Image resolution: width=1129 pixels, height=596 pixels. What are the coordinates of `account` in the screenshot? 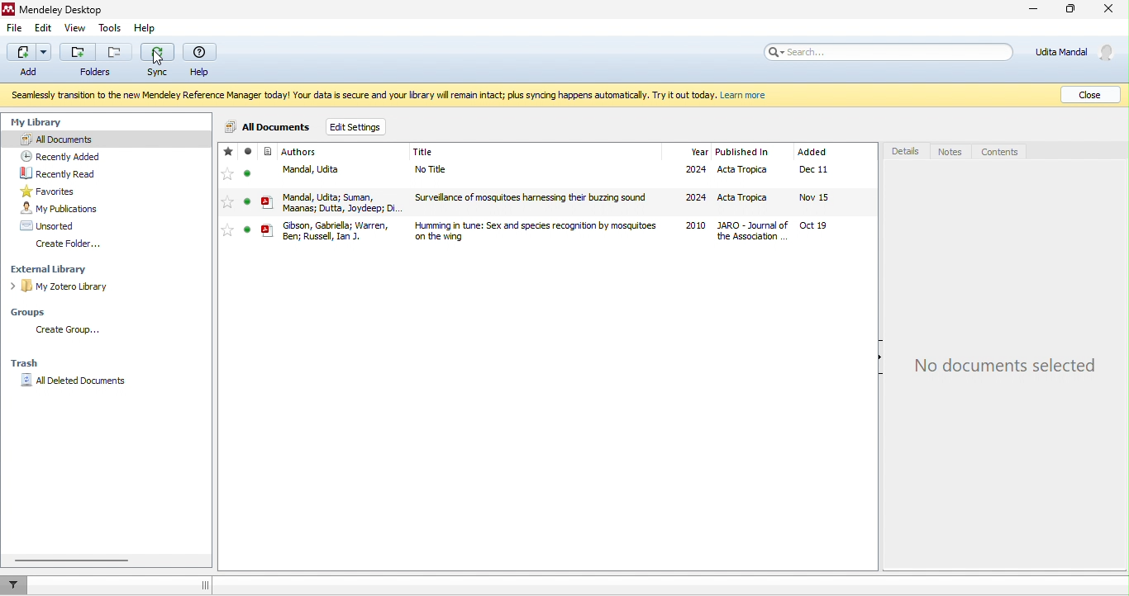 It's located at (1078, 52).